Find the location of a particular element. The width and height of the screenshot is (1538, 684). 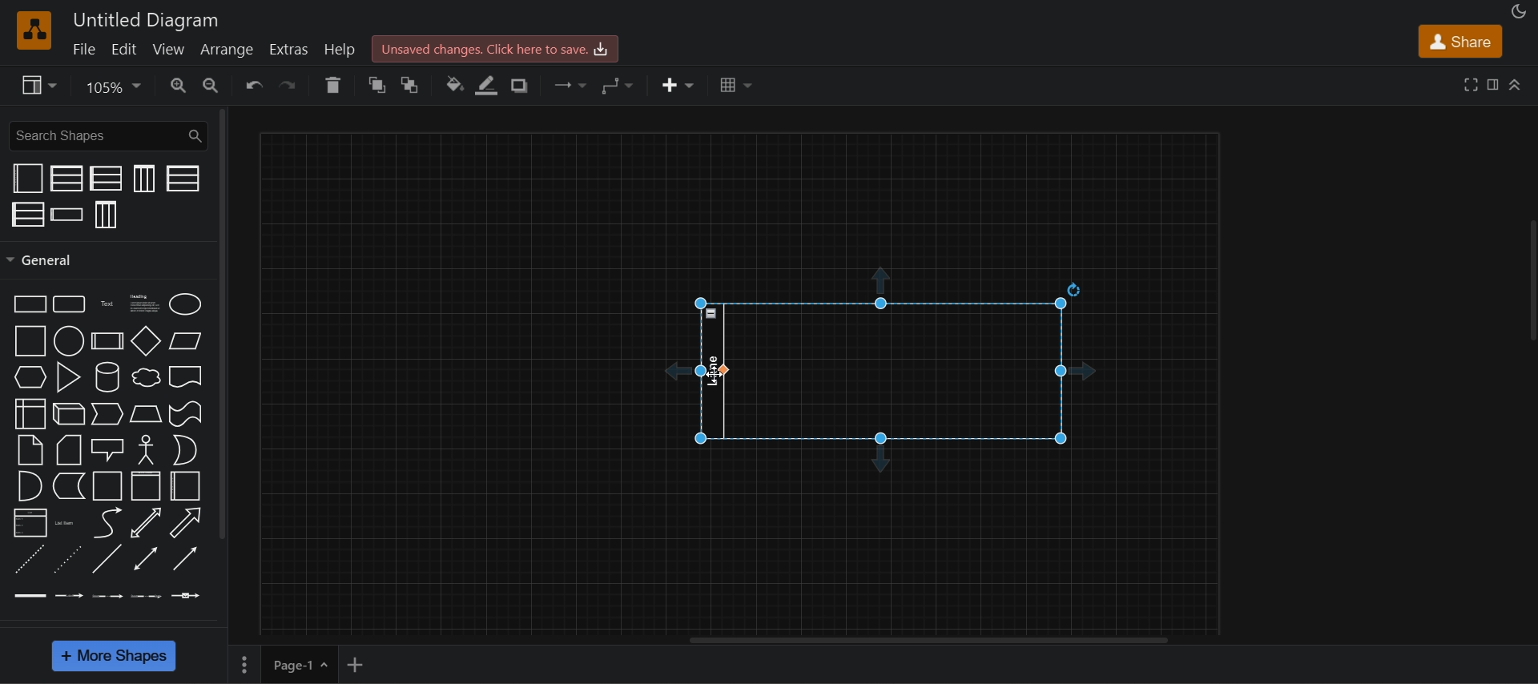

and is located at coordinates (28, 485).